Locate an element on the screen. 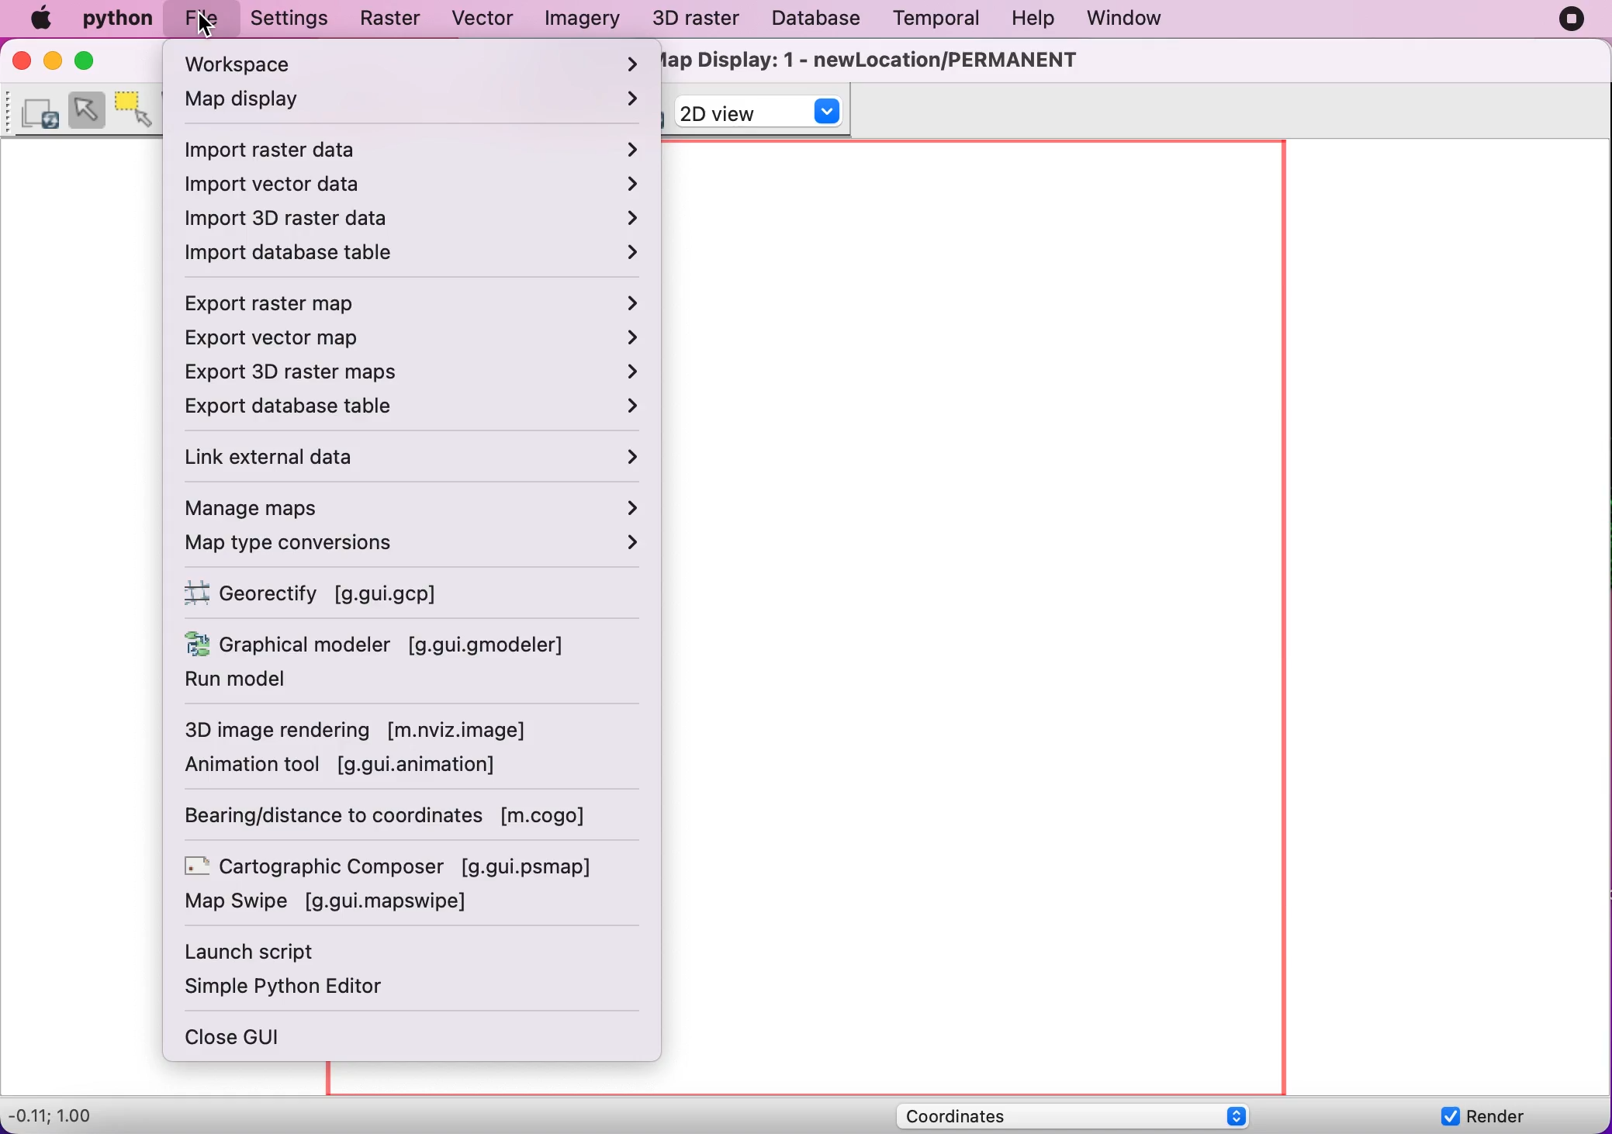 The height and width of the screenshot is (1134, 1612). mac logo is located at coordinates (43, 21).